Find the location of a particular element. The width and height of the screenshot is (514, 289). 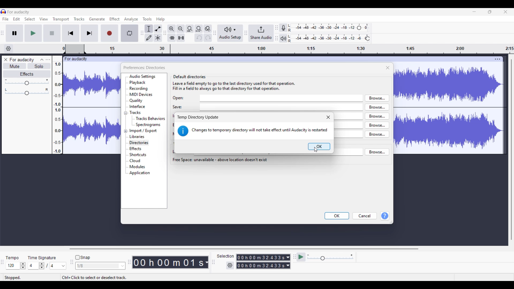

default directories is located at coordinates (196, 69).